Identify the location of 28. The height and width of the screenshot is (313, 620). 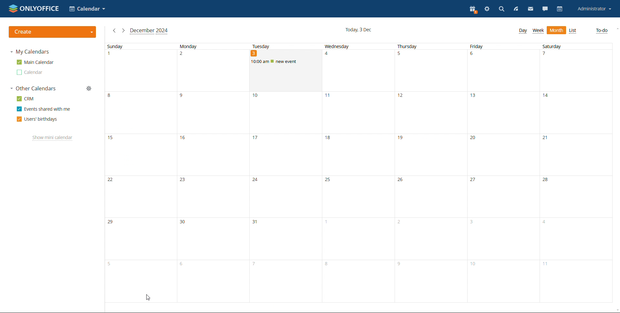
(577, 196).